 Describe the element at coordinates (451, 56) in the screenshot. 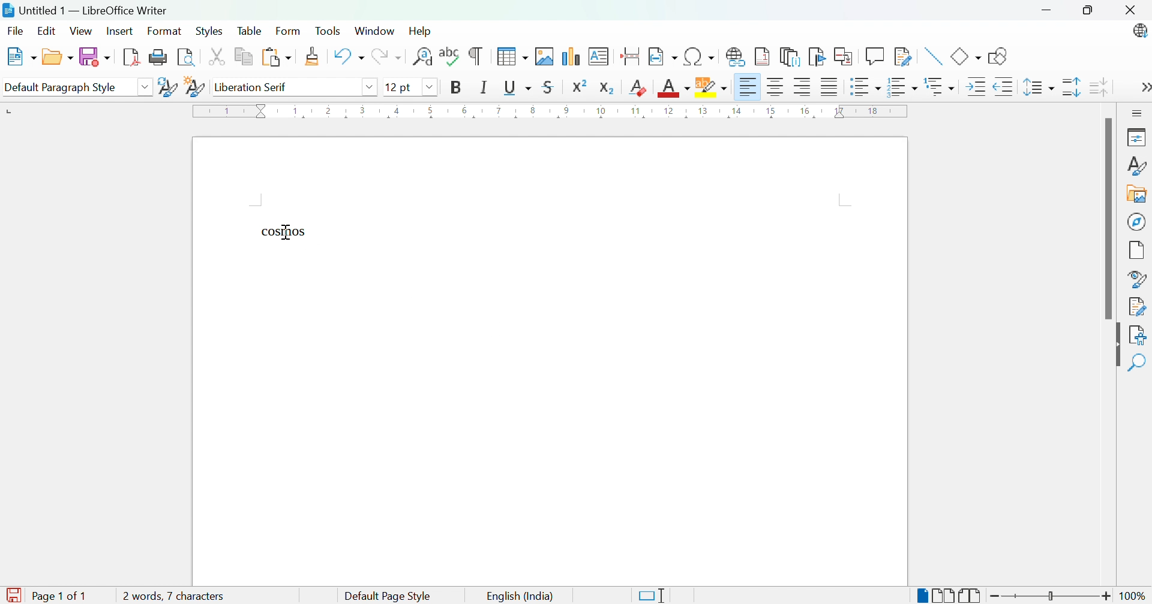

I see `Check spelling` at that location.